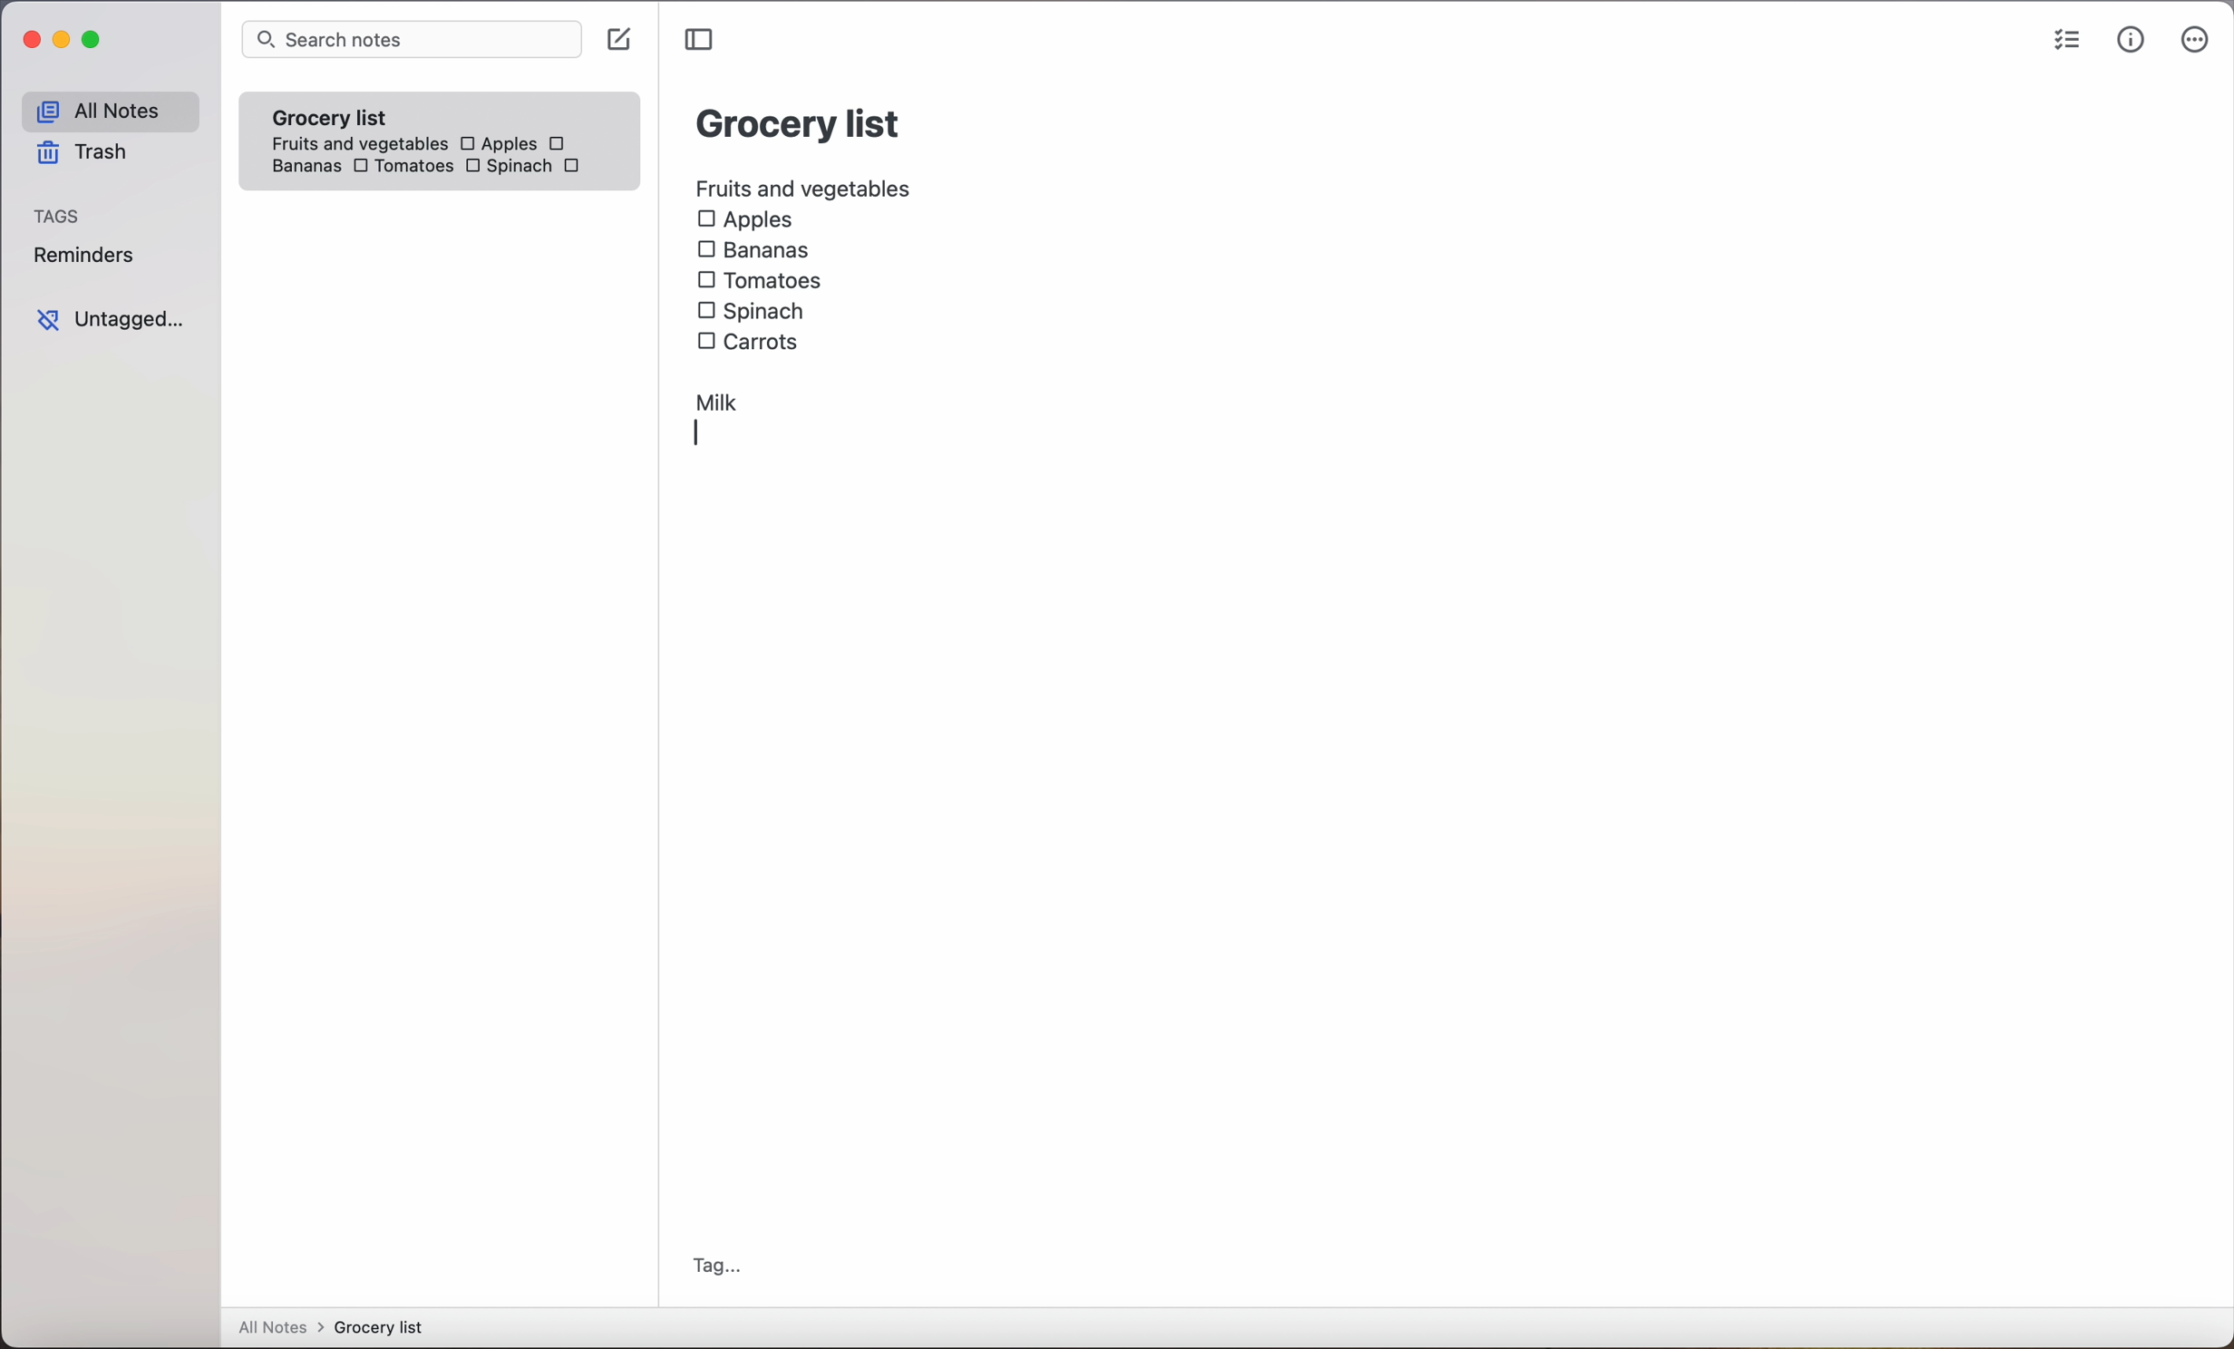  I want to click on grocery list note fruits and vegetables, so click(353, 122).